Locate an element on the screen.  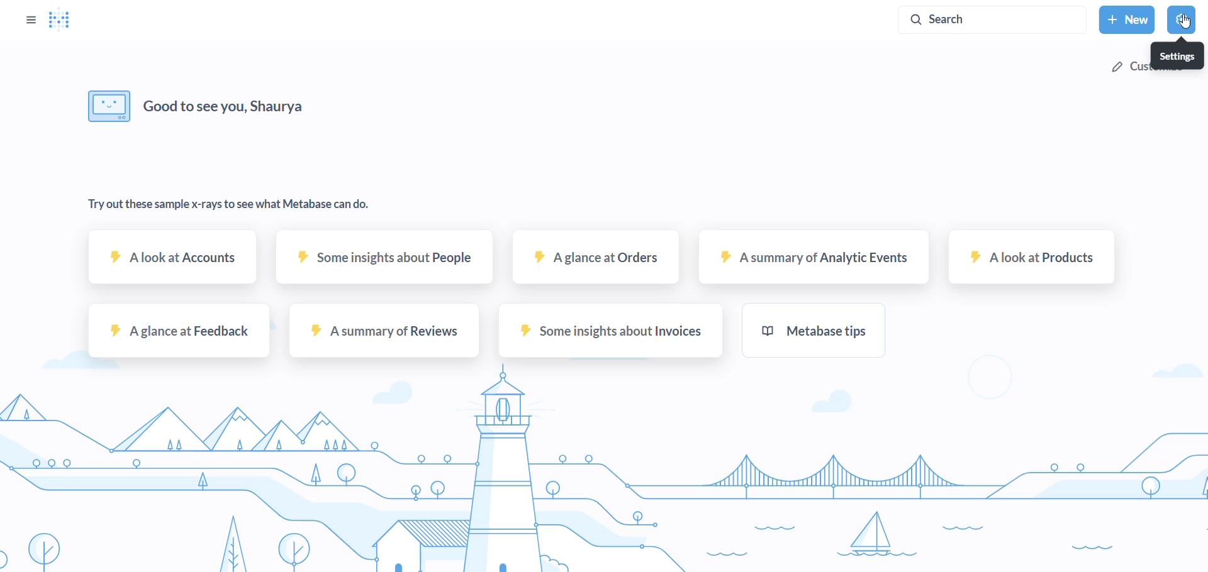
a summary of reviews is located at coordinates (383, 334).